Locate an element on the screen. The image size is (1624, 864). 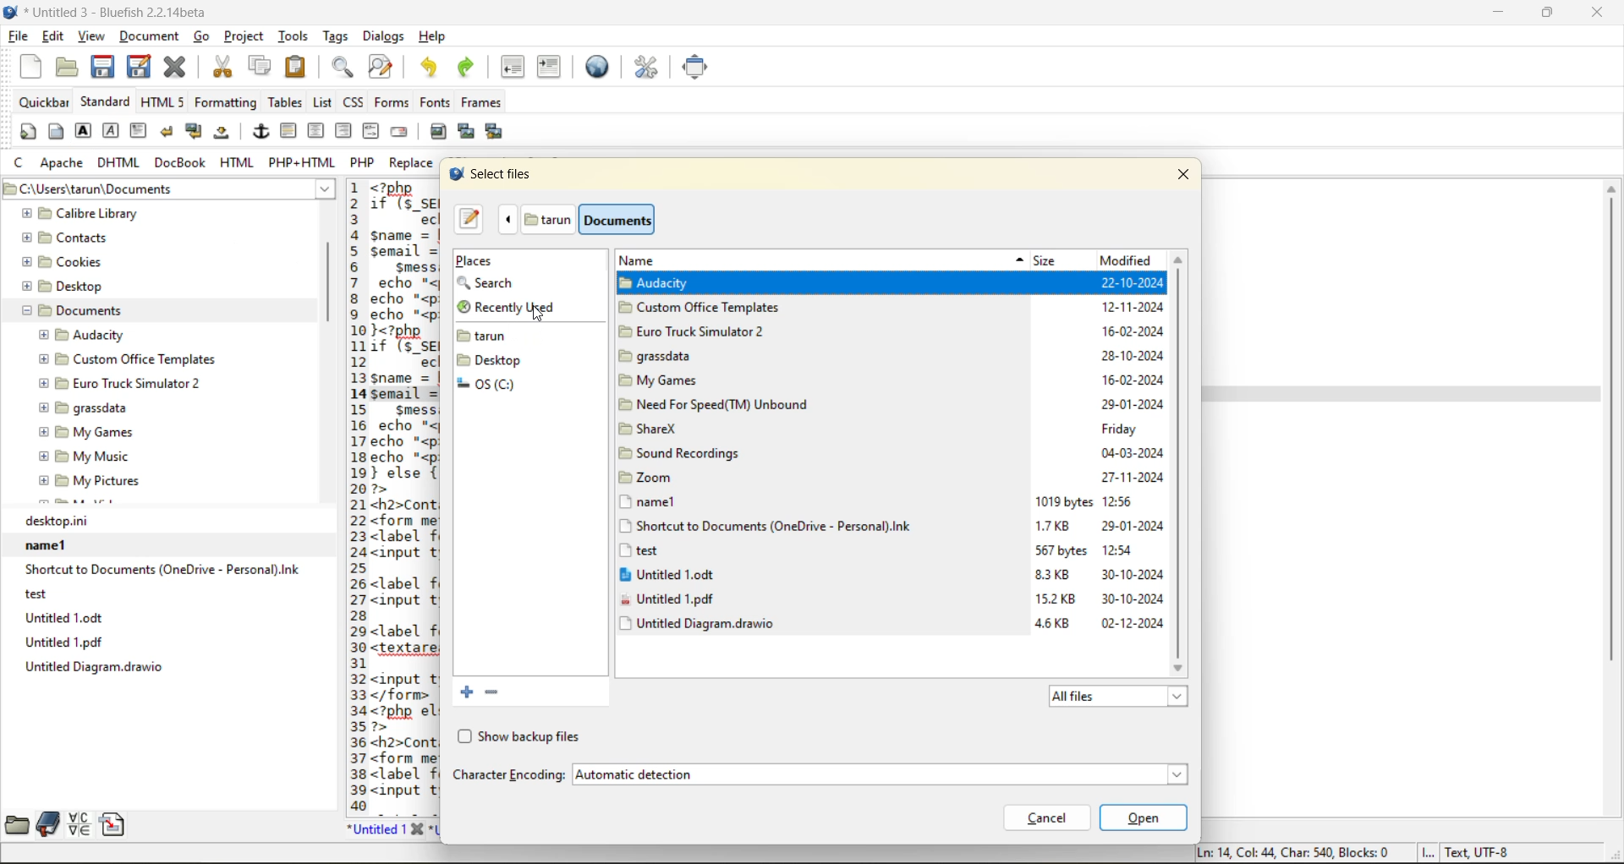
multi thumbnail is located at coordinates (492, 132).